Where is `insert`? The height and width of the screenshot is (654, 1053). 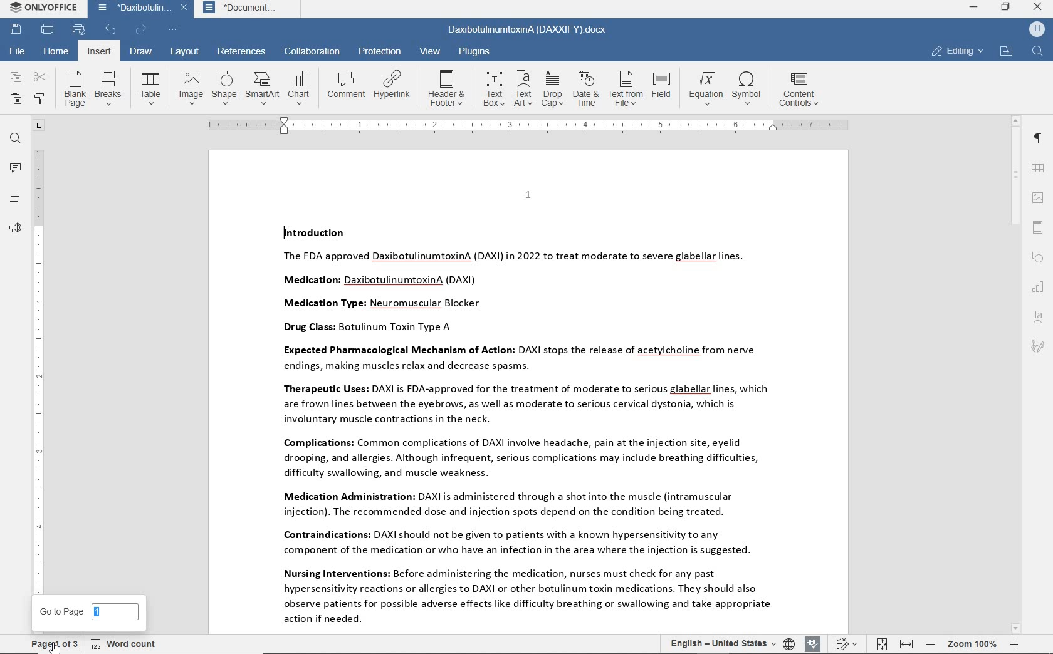 insert is located at coordinates (98, 51).